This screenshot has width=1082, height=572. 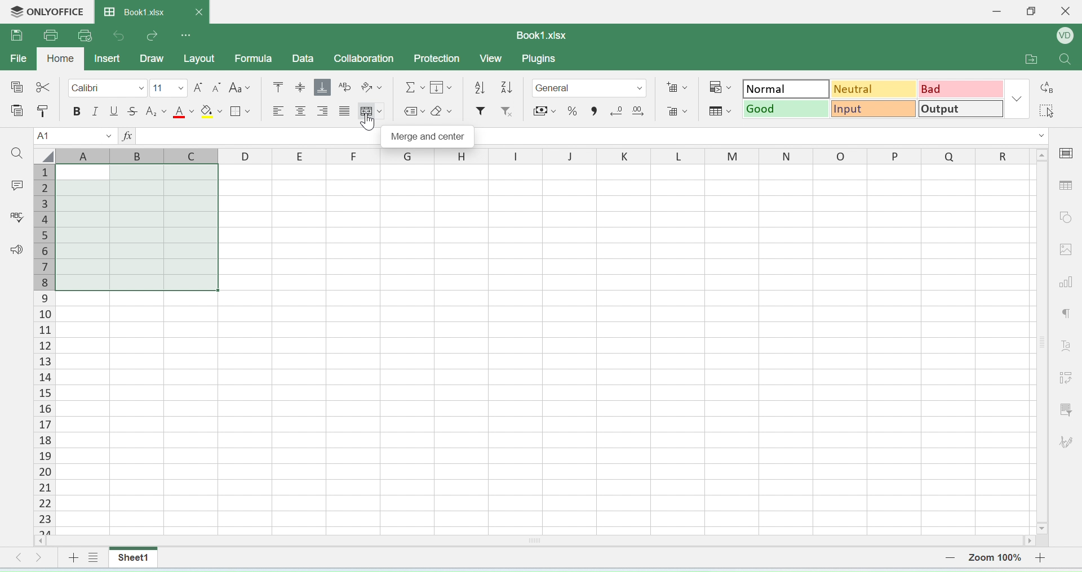 What do you see at coordinates (344, 112) in the screenshot?
I see `center align` at bounding box center [344, 112].